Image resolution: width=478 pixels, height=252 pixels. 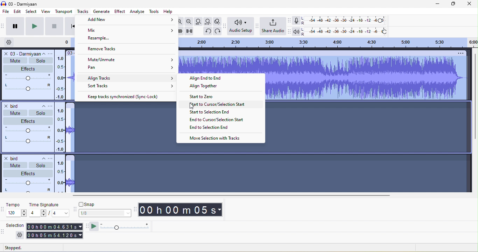 What do you see at coordinates (18, 12) in the screenshot?
I see `edit` at bounding box center [18, 12].